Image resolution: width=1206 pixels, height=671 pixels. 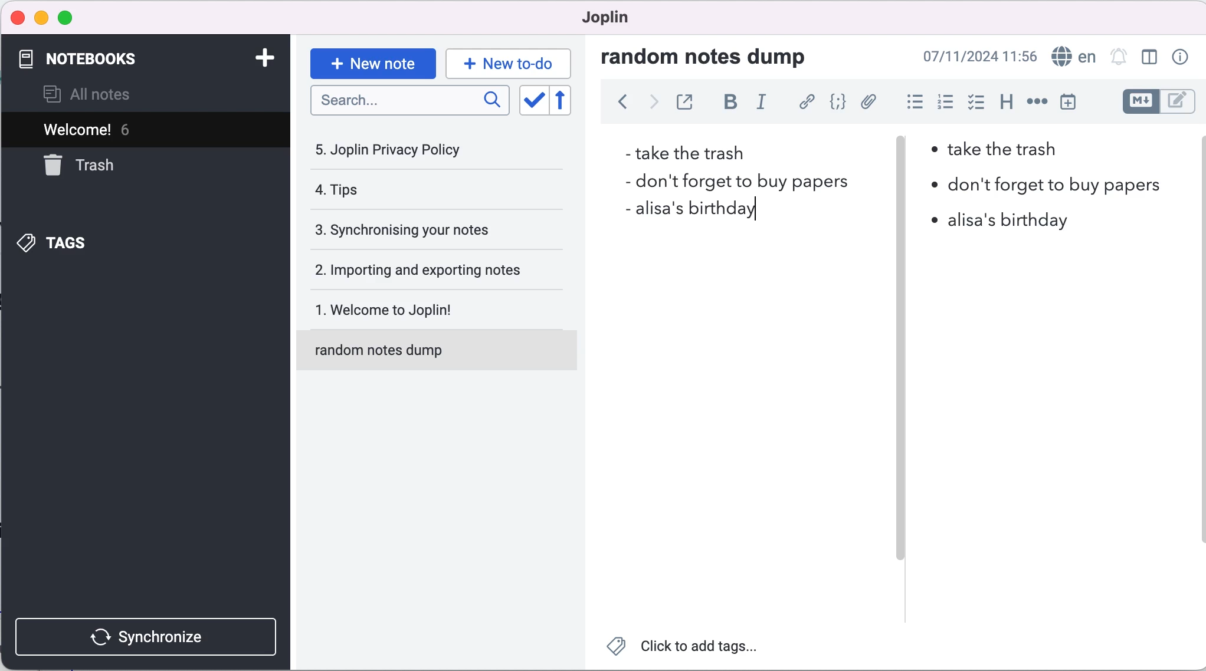 I want to click on vertical slider, so click(x=902, y=165).